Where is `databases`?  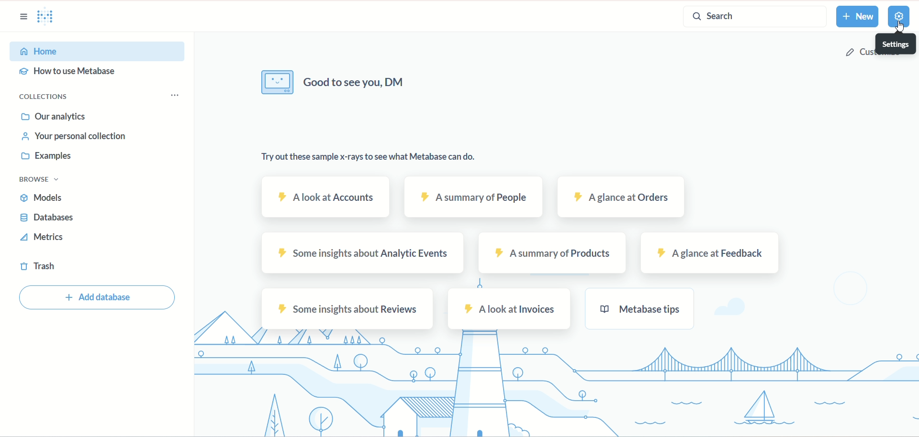
databases is located at coordinates (46, 219).